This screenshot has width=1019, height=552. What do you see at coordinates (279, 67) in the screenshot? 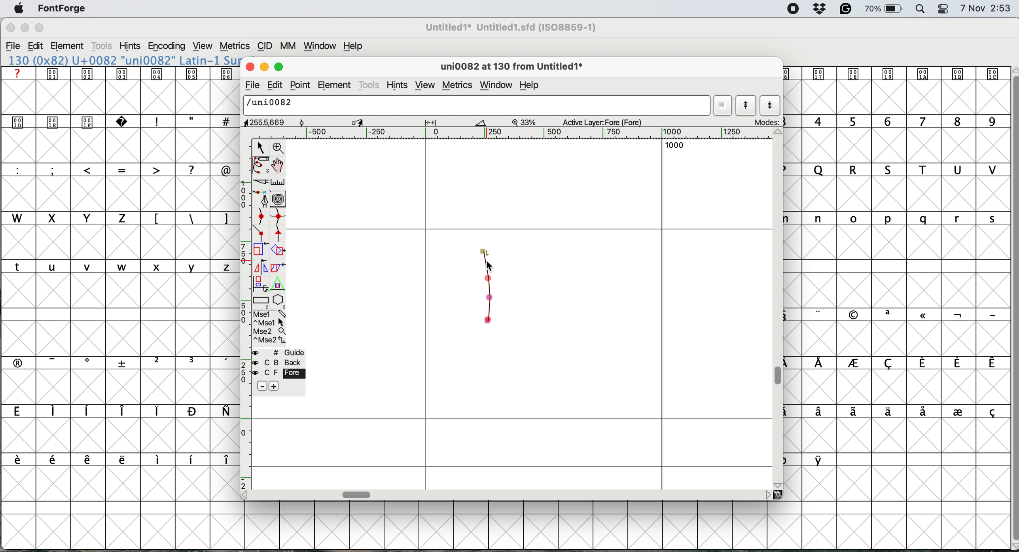
I see `maximise` at bounding box center [279, 67].